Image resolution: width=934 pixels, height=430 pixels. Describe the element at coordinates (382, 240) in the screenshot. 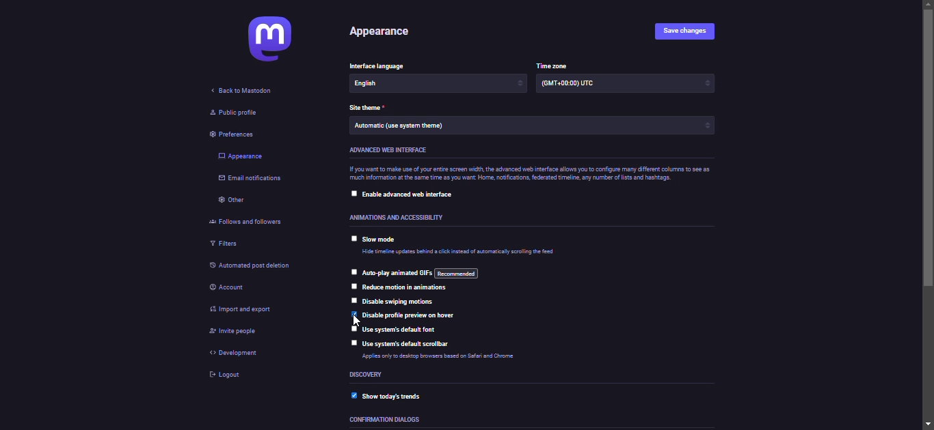

I see `slow mode` at that location.